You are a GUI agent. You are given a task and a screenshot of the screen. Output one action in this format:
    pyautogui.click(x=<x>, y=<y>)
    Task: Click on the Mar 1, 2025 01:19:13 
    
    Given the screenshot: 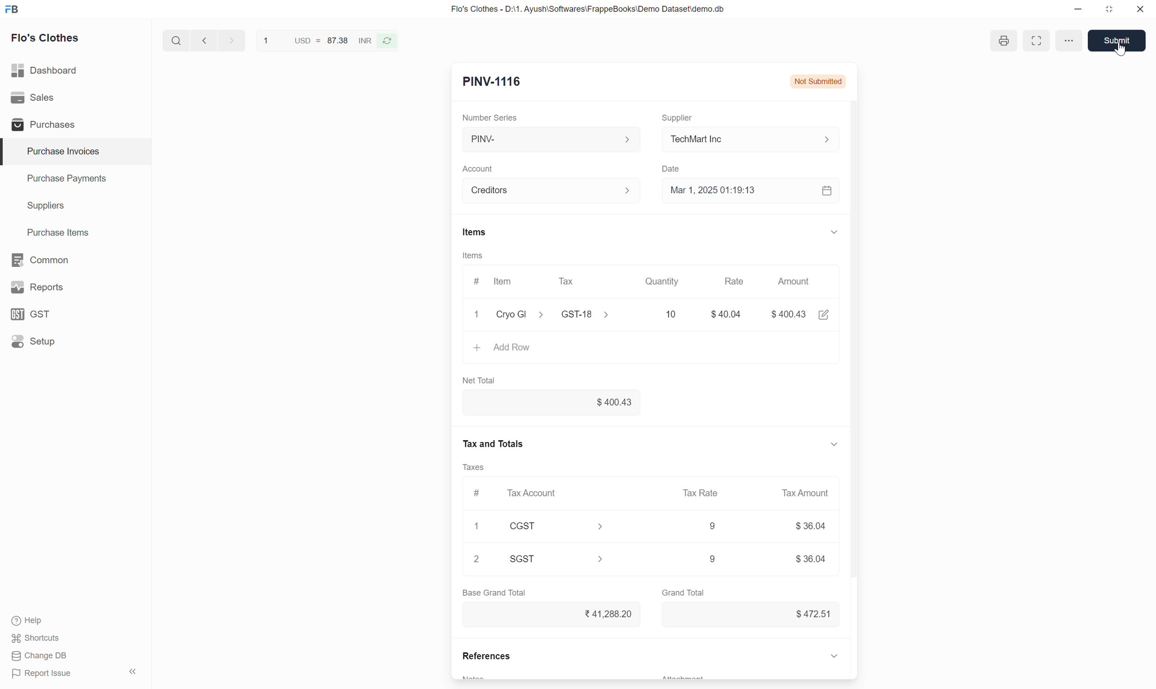 What is the action you would take?
    pyautogui.click(x=753, y=191)
    